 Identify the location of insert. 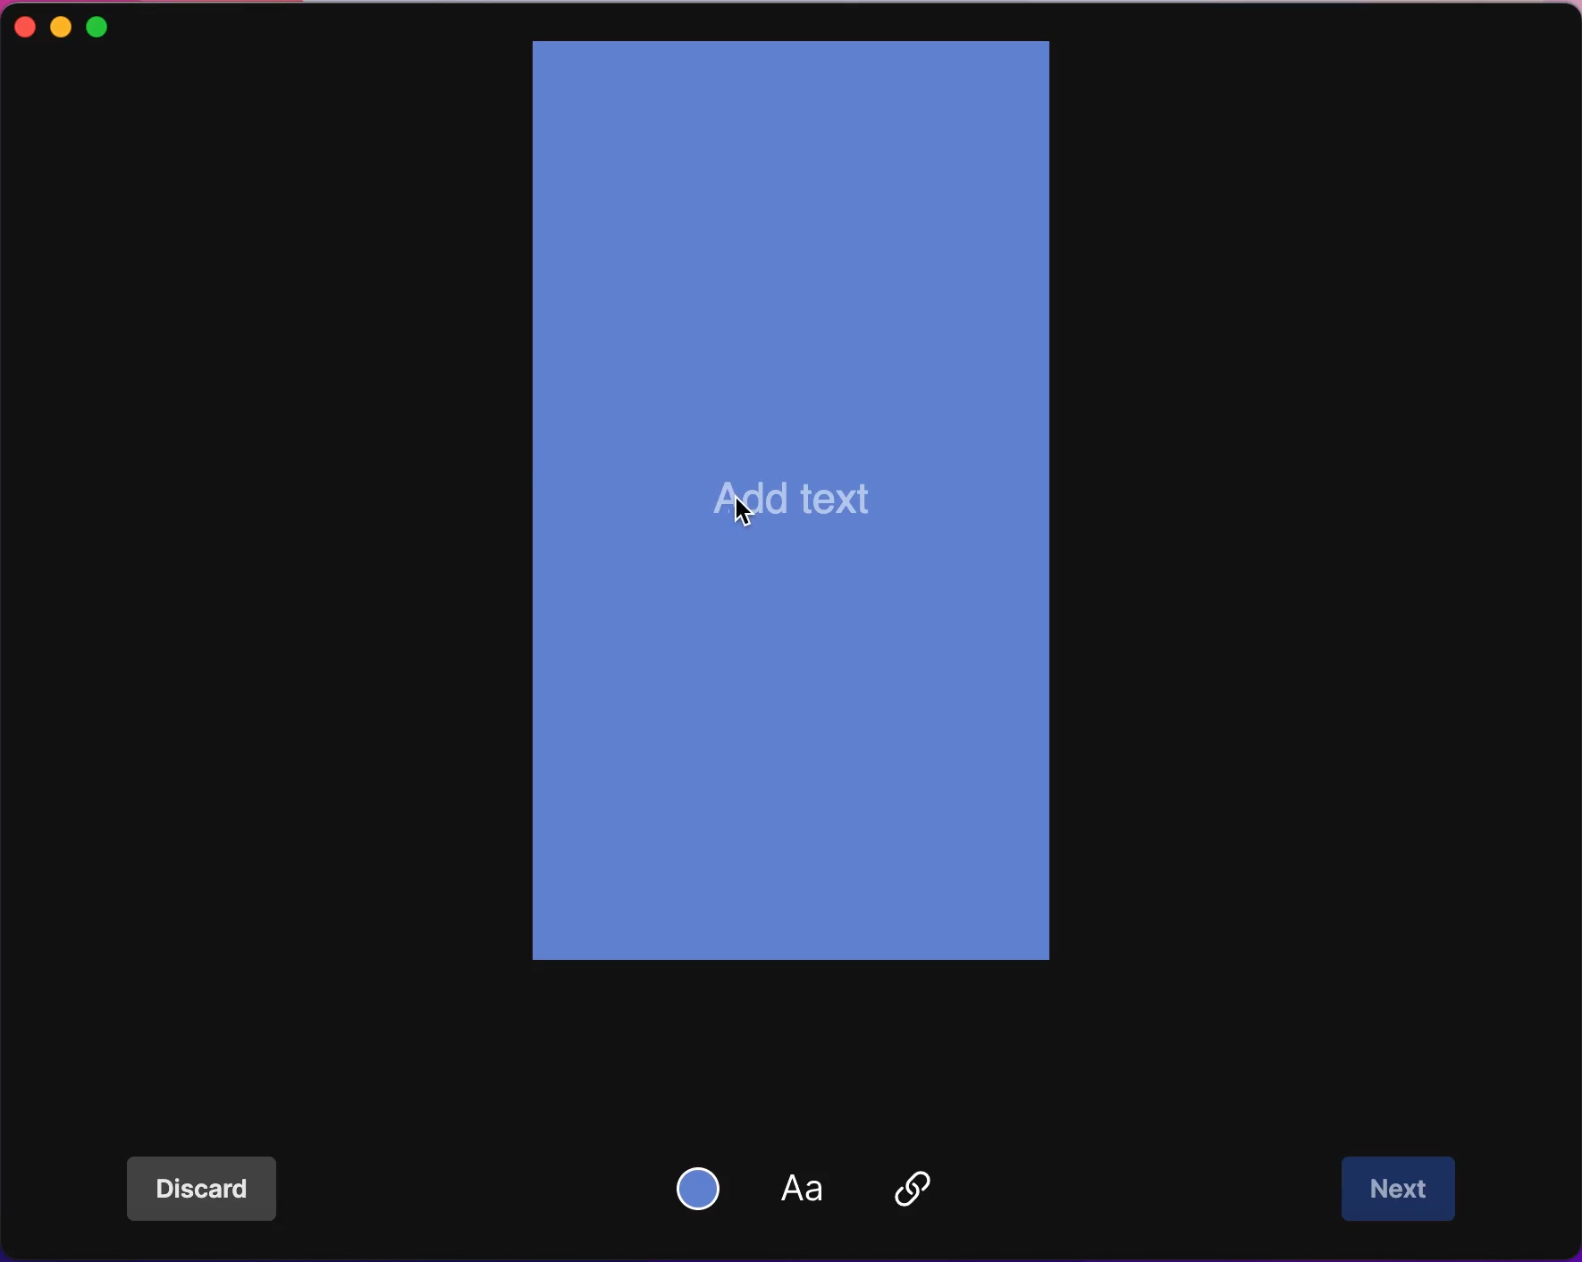
(921, 1190).